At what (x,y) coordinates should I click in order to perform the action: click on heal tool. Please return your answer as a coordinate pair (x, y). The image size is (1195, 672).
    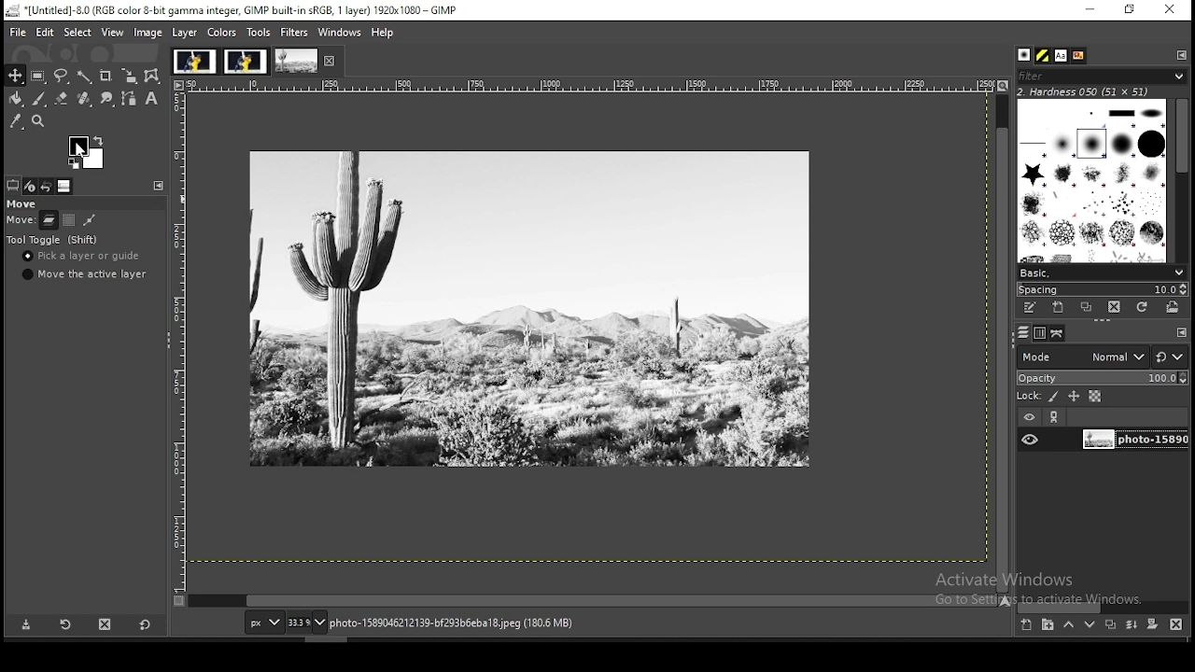
    Looking at the image, I should click on (87, 98).